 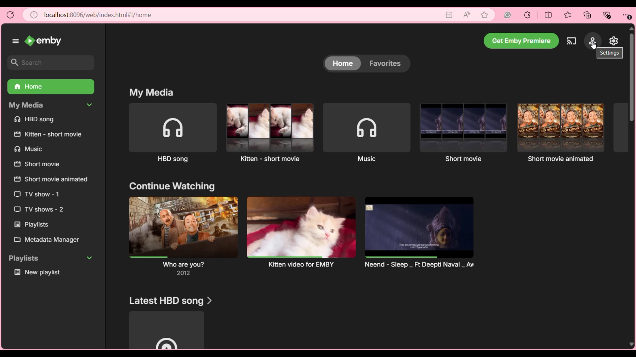 What do you see at coordinates (571, 41) in the screenshot?
I see `Play on another device` at bounding box center [571, 41].